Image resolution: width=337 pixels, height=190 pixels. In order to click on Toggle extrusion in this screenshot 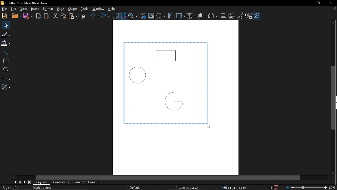, I will do `click(248, 16)`.